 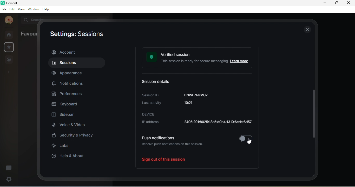 What do you see at coordinates (149, 114) in the screenshot?
I see `device` at bounding box center [149, 114].